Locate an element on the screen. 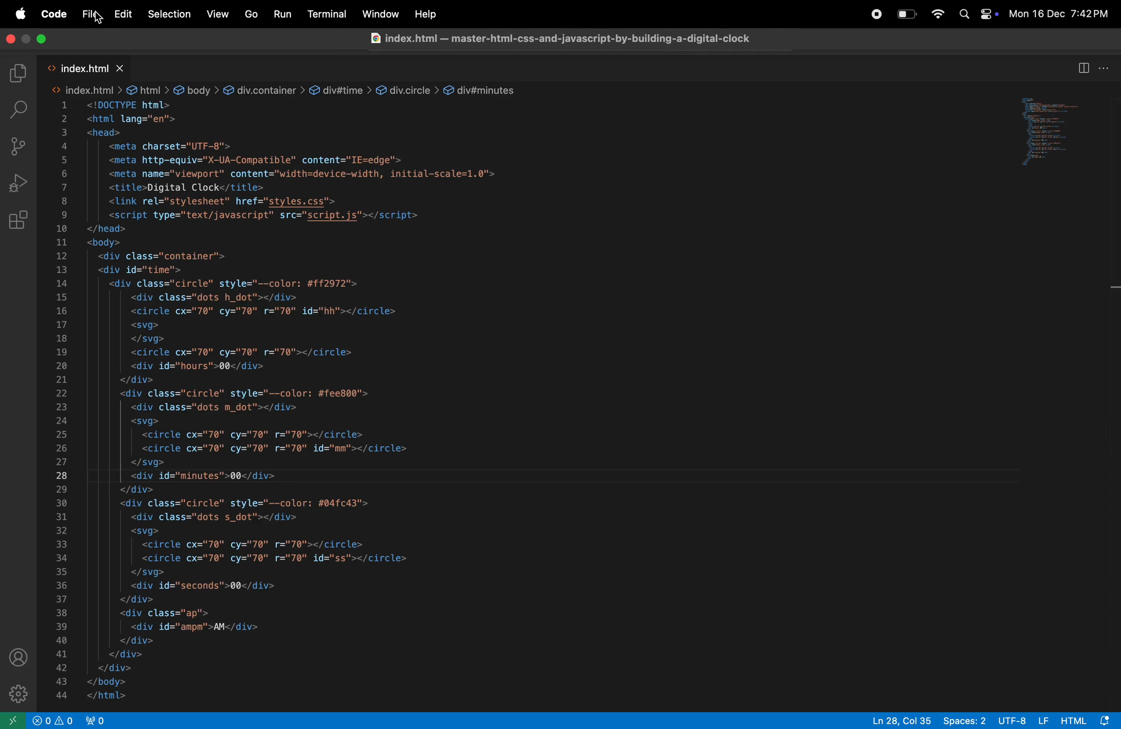 The image size is (1121, 729). indexhtml.file is located at coordinates (80, 67).